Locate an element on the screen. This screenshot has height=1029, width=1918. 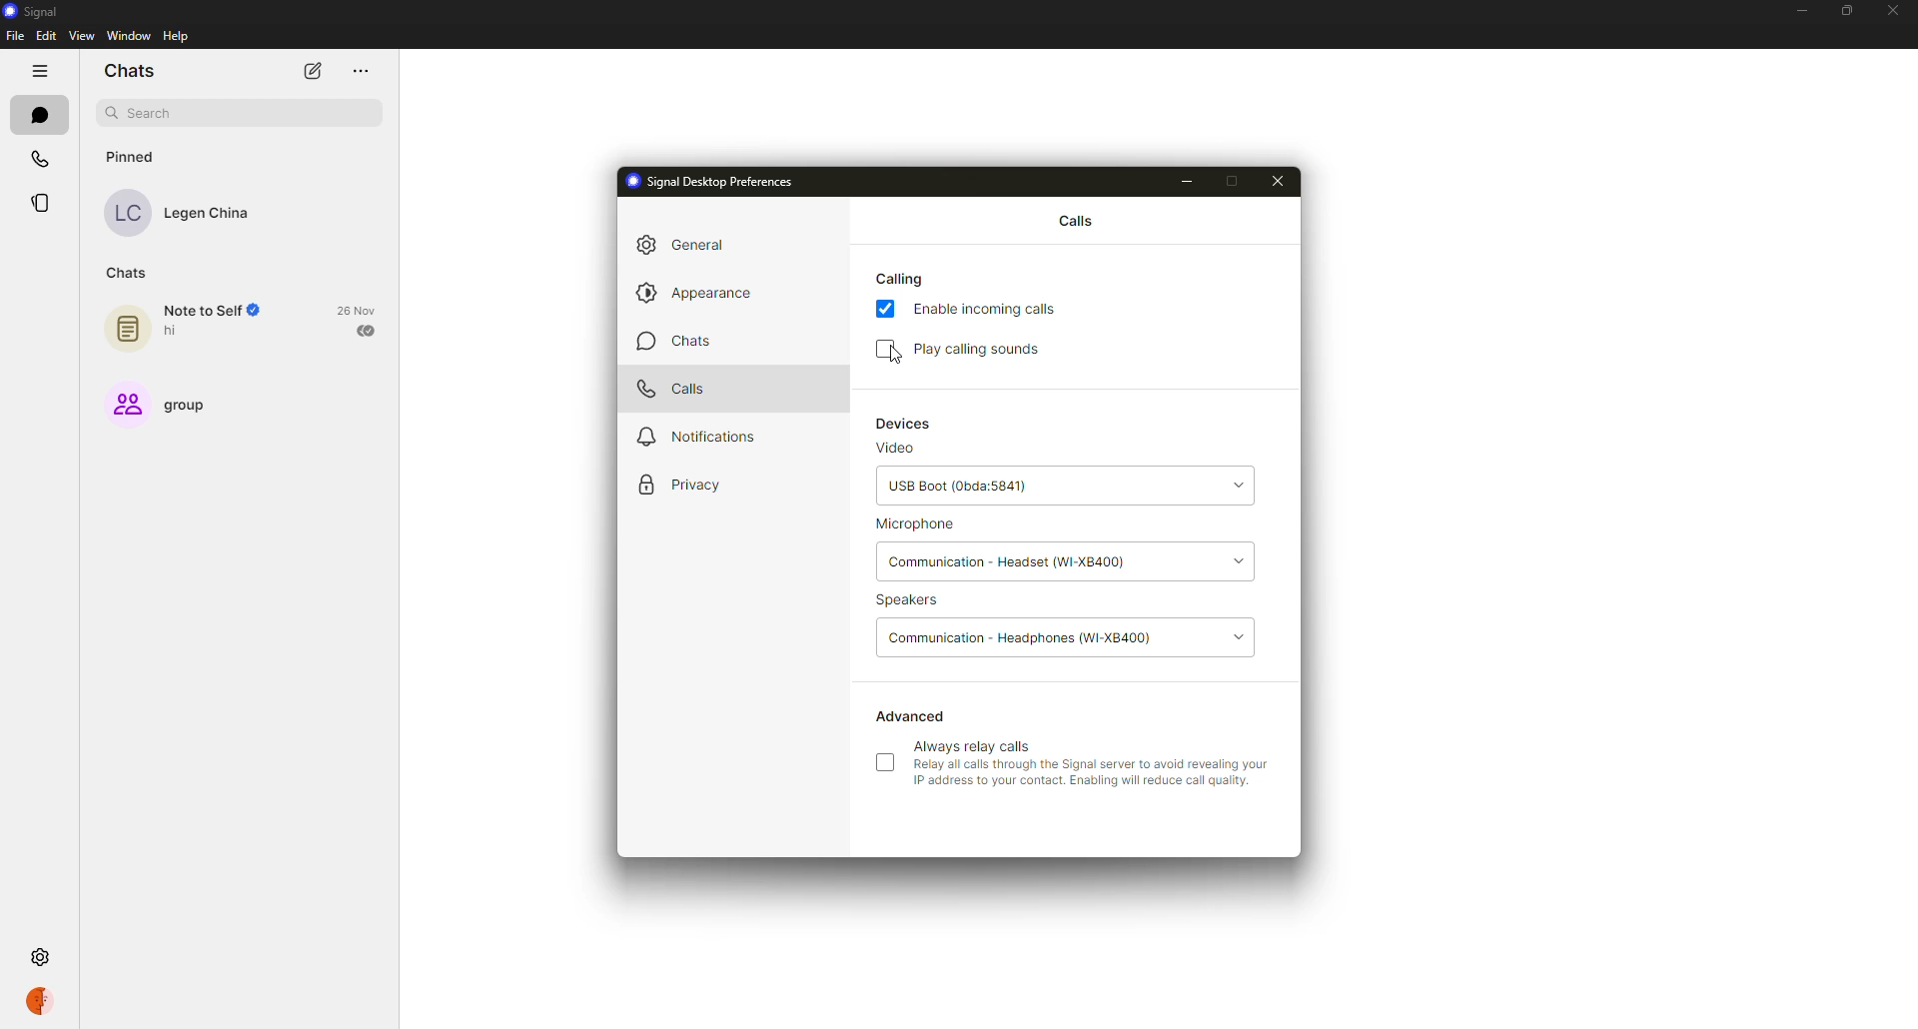
enable incoming calls is located at coordinates (989, 310).